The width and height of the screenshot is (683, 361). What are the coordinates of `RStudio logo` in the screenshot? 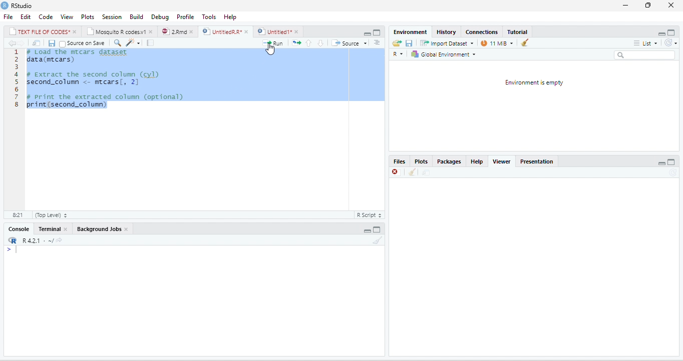 It's located at (5, 5).